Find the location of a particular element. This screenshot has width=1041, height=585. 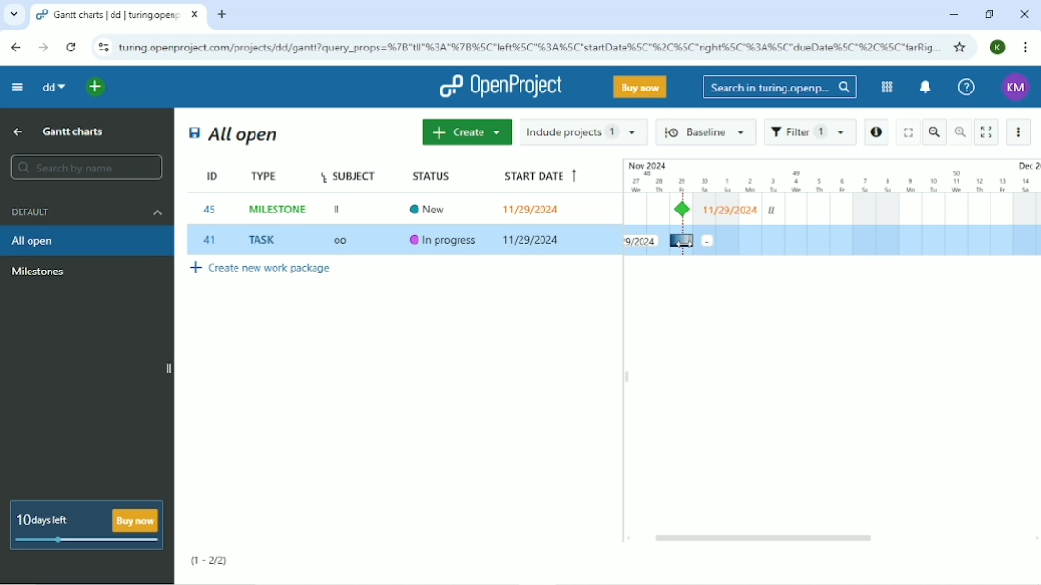

In progress is located at coordinates (444, 241).